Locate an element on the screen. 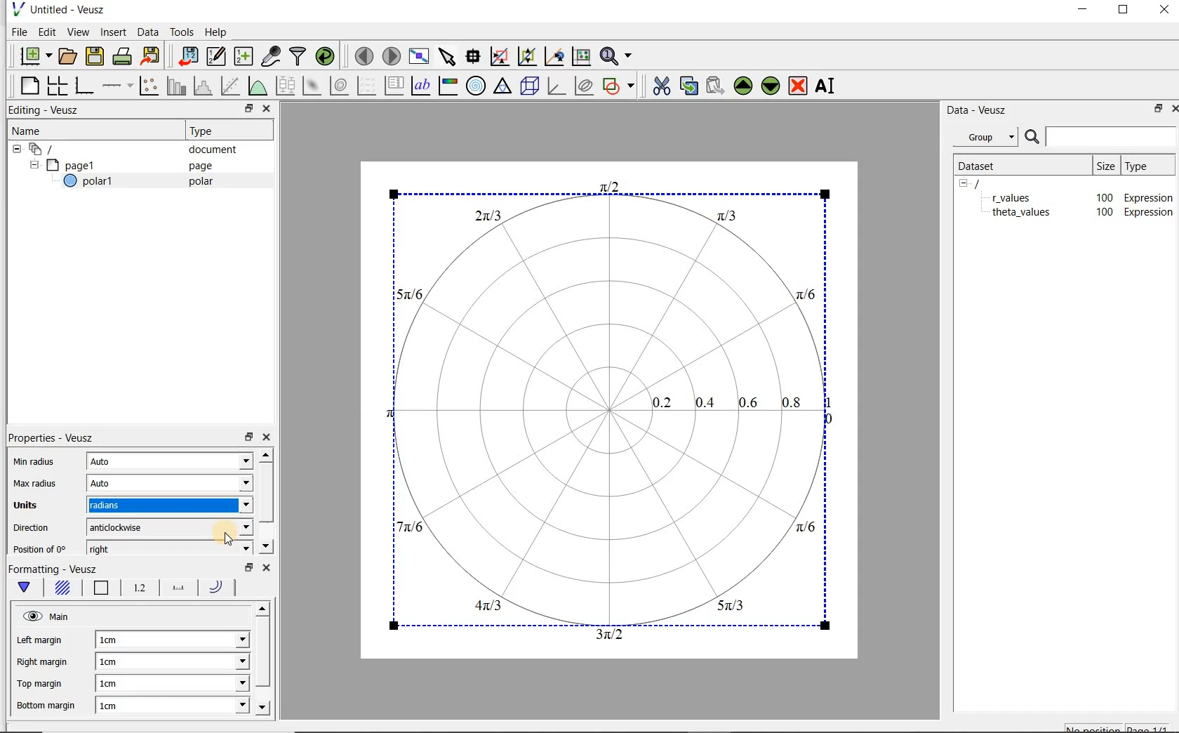 This screenshot has height=733, width=1179. Main is located at coordinates (63, 616).